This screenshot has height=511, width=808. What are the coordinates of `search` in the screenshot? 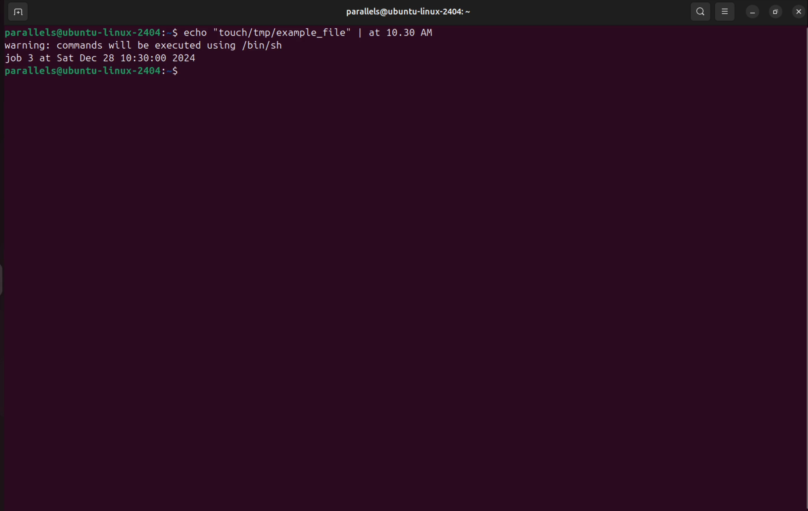 It's located at (701, 12).